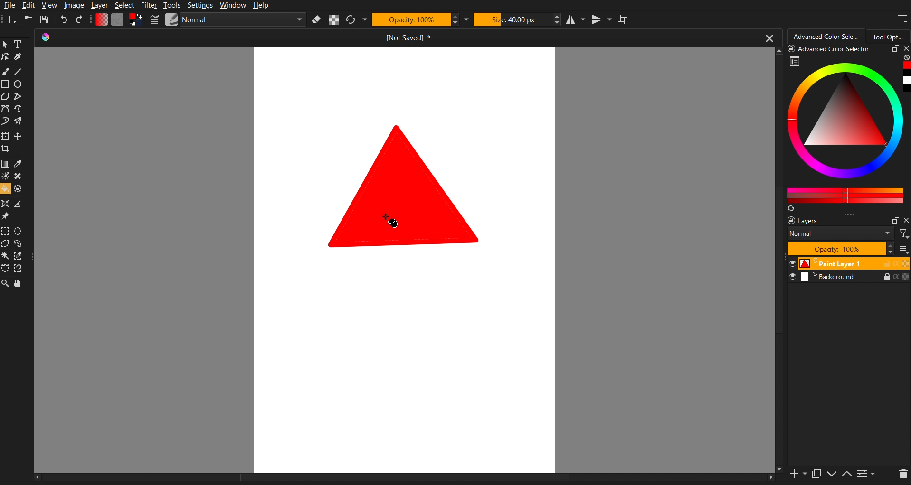 The width and height of the screenshot is (911, 485). I want to click on magnetic curve Selection Tools, so click(21, 269).